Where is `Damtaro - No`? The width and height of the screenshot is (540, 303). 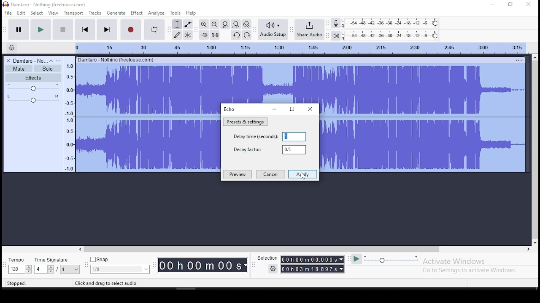 Damtaro - No is located at coordinates (30, 60).